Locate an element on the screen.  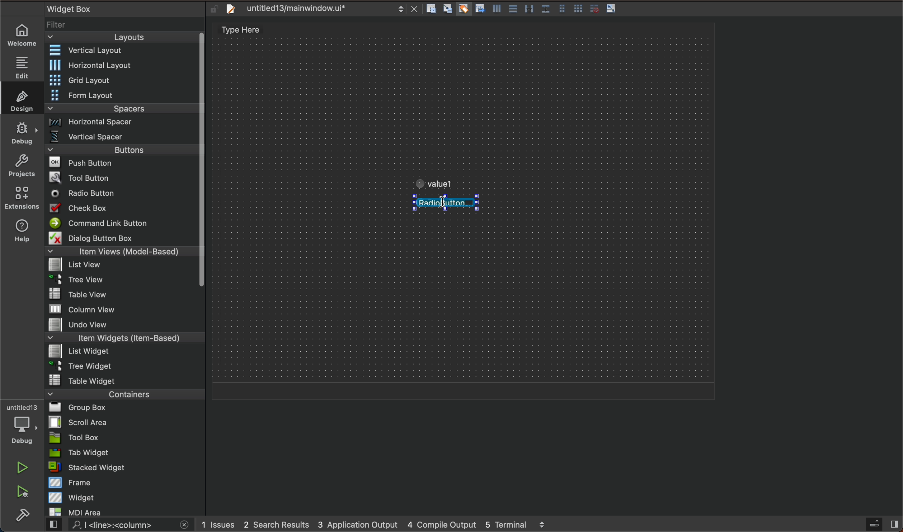
Vertical layout  is located at coordinates (123, 51).